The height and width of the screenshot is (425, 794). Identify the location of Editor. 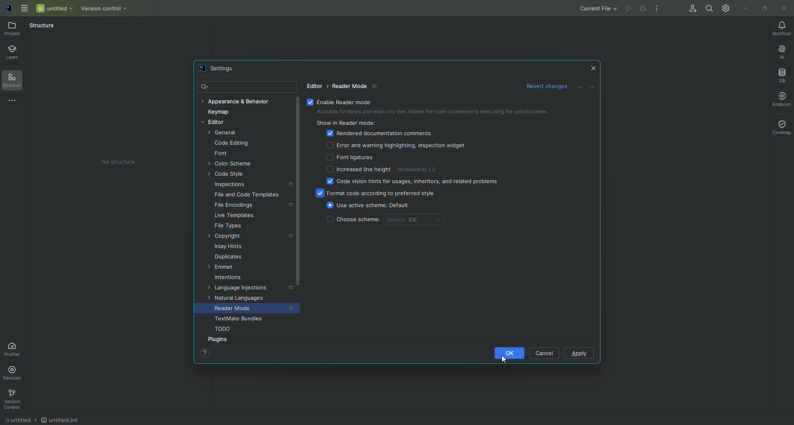
(211, 124).